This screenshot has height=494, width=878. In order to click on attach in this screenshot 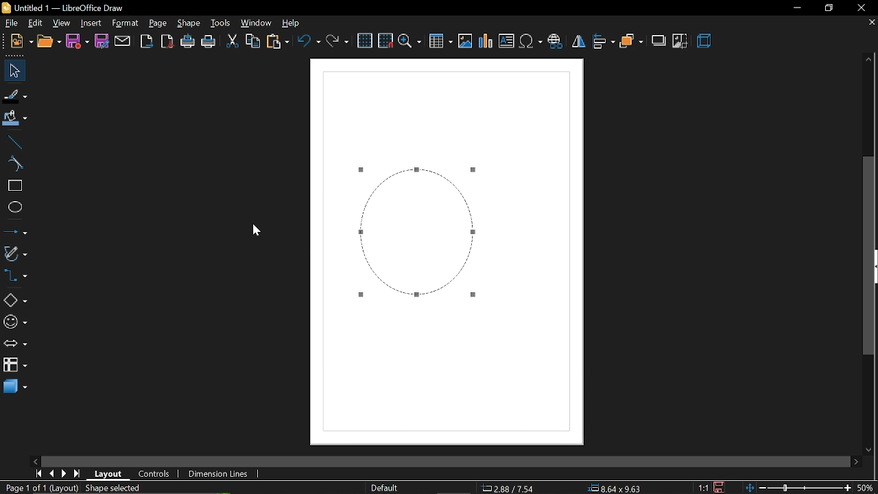, I will do `click(123, 41)`.